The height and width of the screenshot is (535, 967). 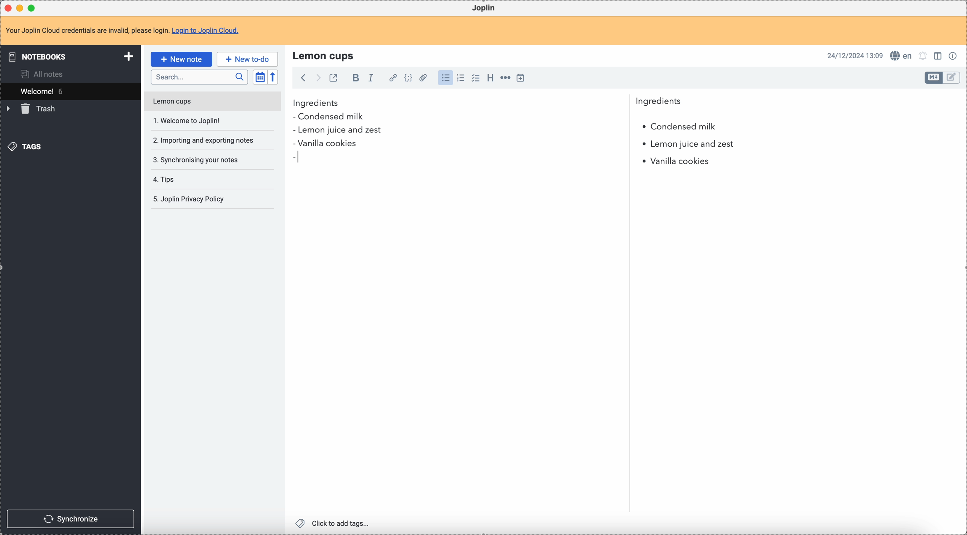 What do you see at coordinates (297, 158) in the screenshot?
I see `bullet point` at bounding box center [297, 158].